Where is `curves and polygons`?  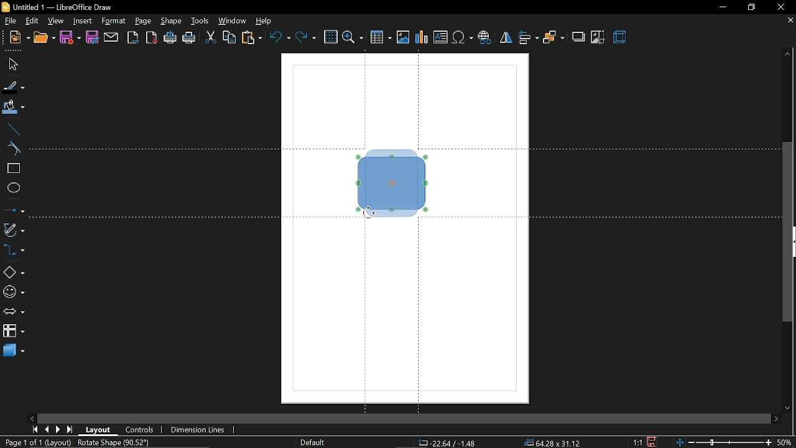
curves and polygons is located at coordinates (13, 230).